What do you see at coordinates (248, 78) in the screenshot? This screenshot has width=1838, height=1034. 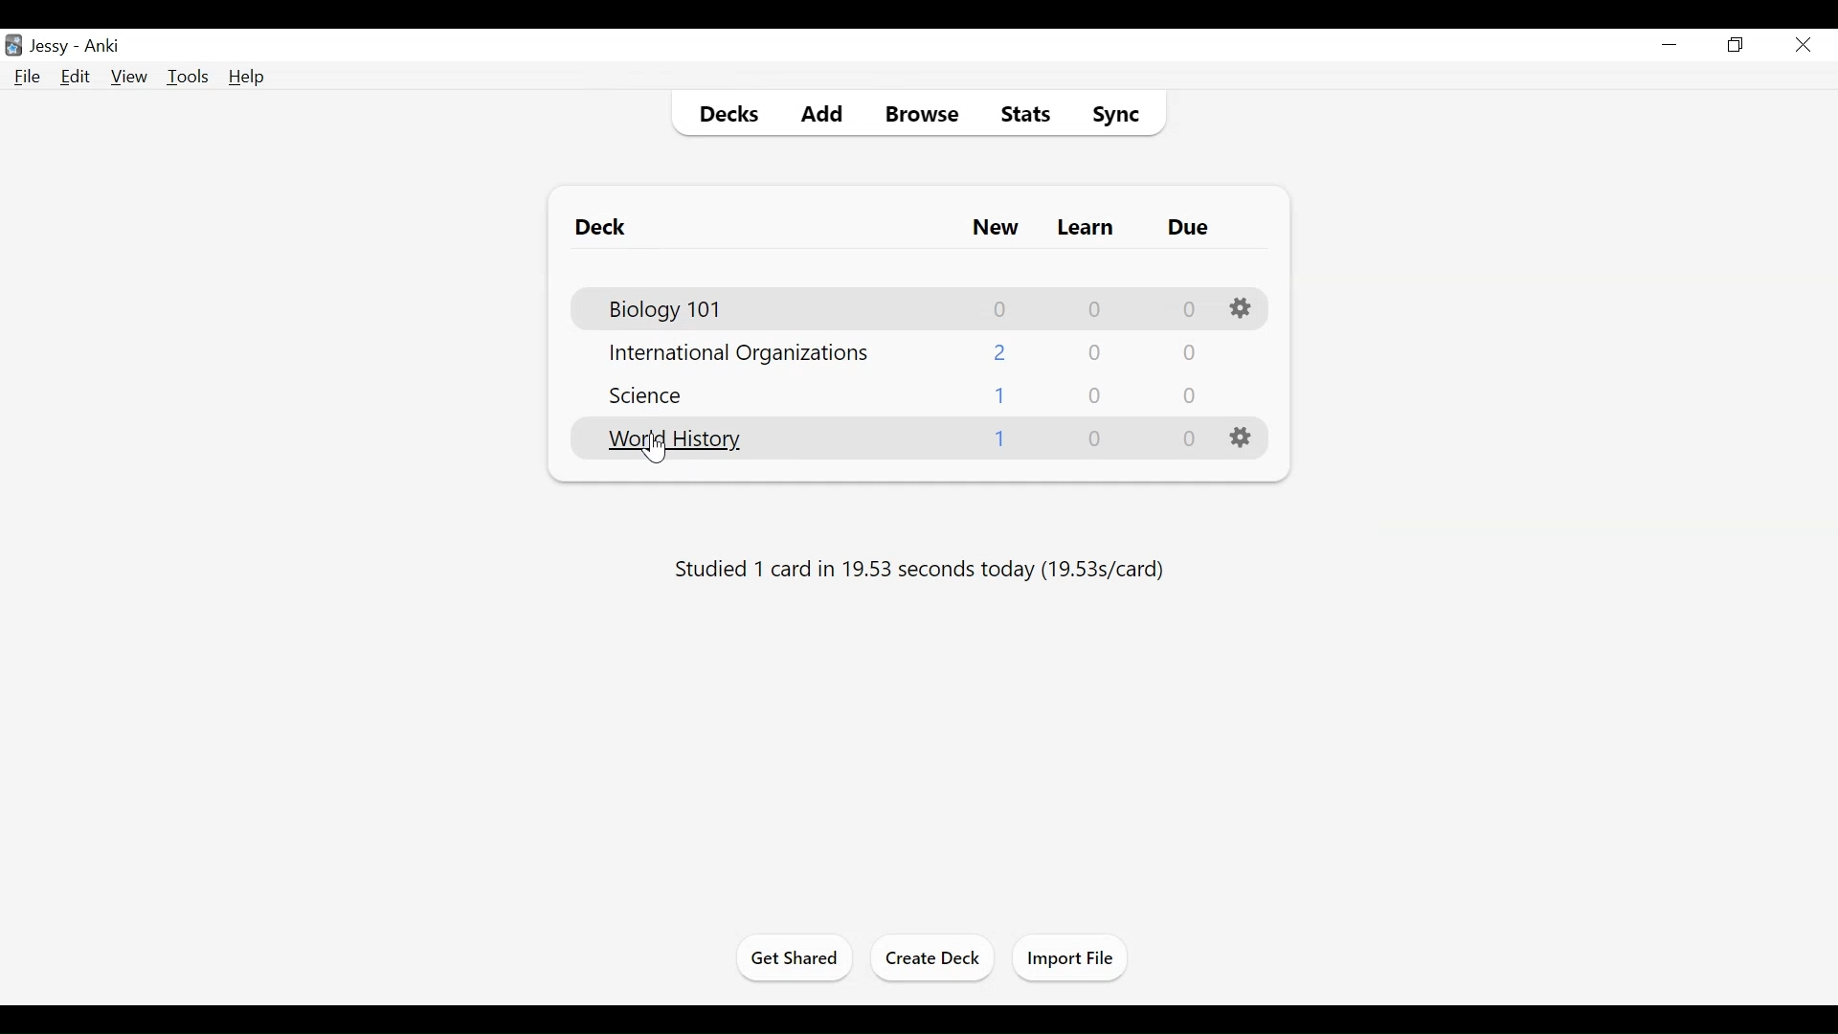 I see `Help` at bounding box center [248, 78].